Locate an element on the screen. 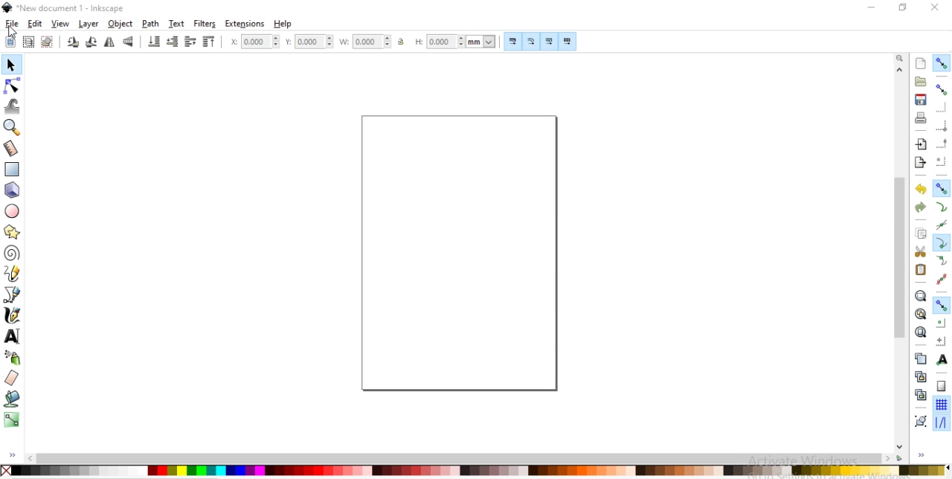  zoom to fit selection is located at coordinates (920, 296).